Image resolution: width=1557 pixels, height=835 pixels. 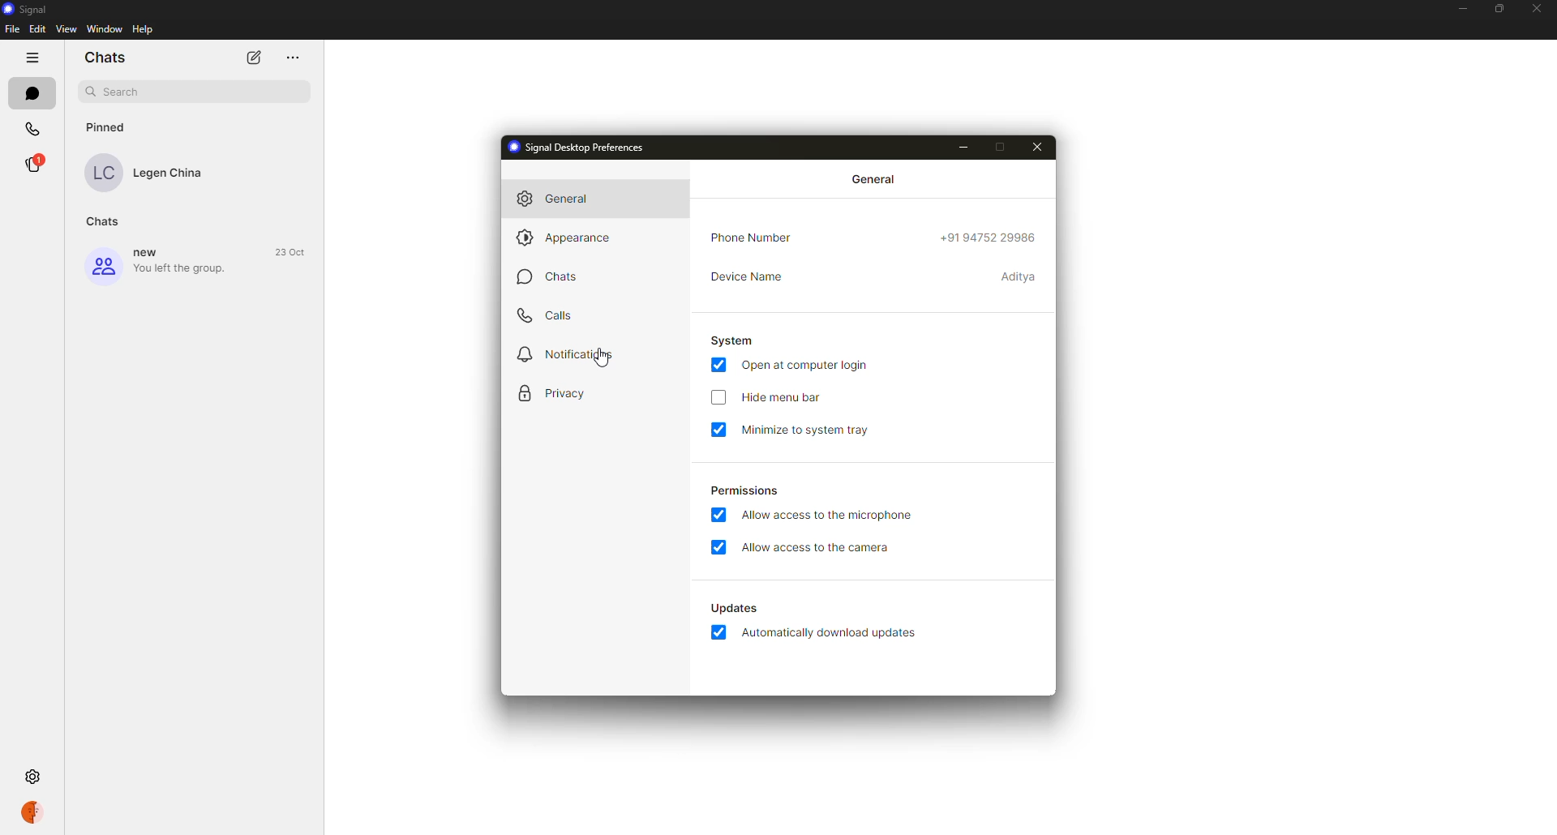 What do you see at coordinates (747, 276) in the screenshot?
I see `device name` at bounding box center [747, 276].